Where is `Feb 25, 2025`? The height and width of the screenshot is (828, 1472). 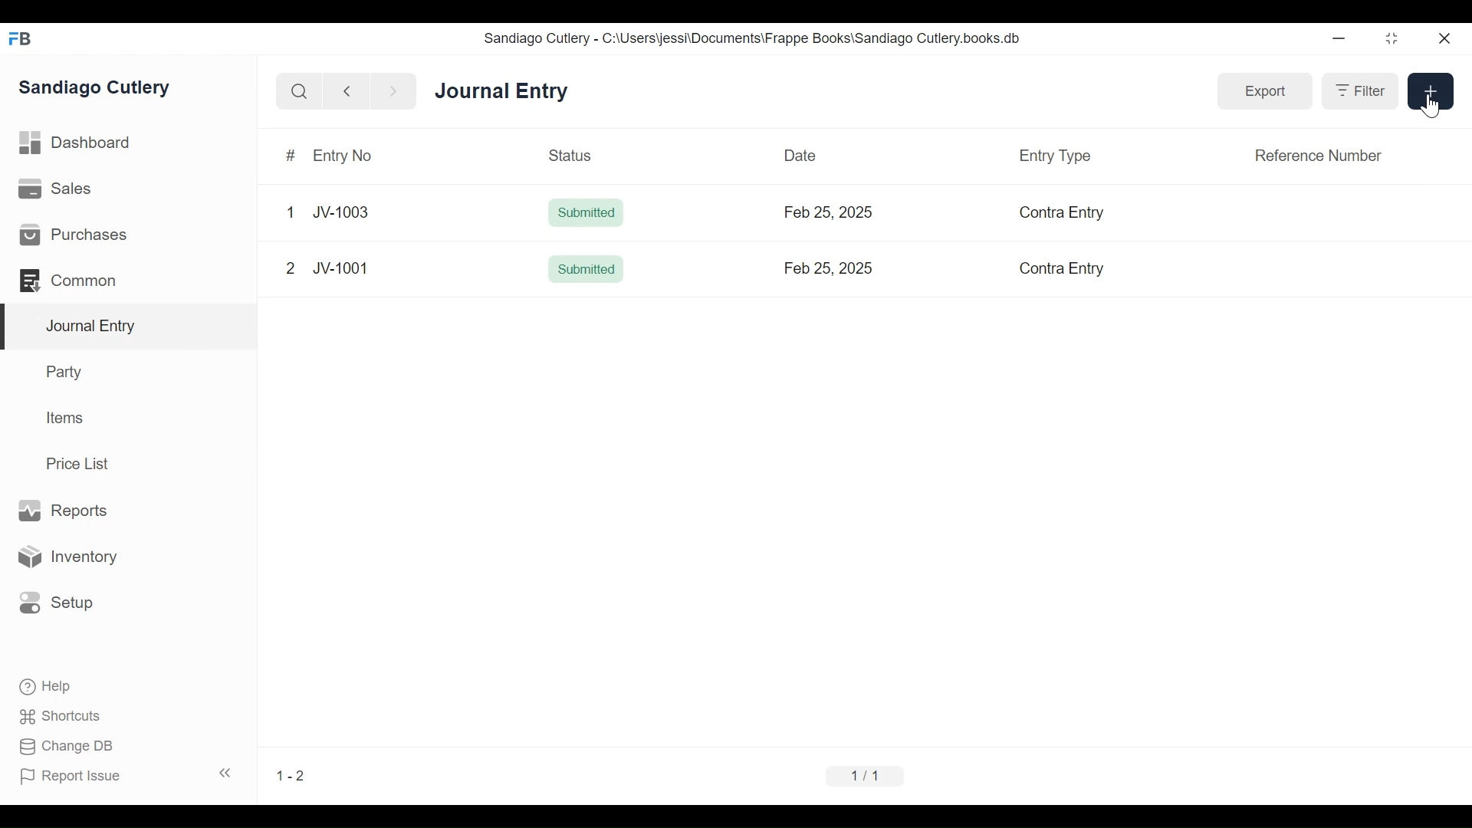 Feb 25, 2025 is located at coordinates (829, 212).